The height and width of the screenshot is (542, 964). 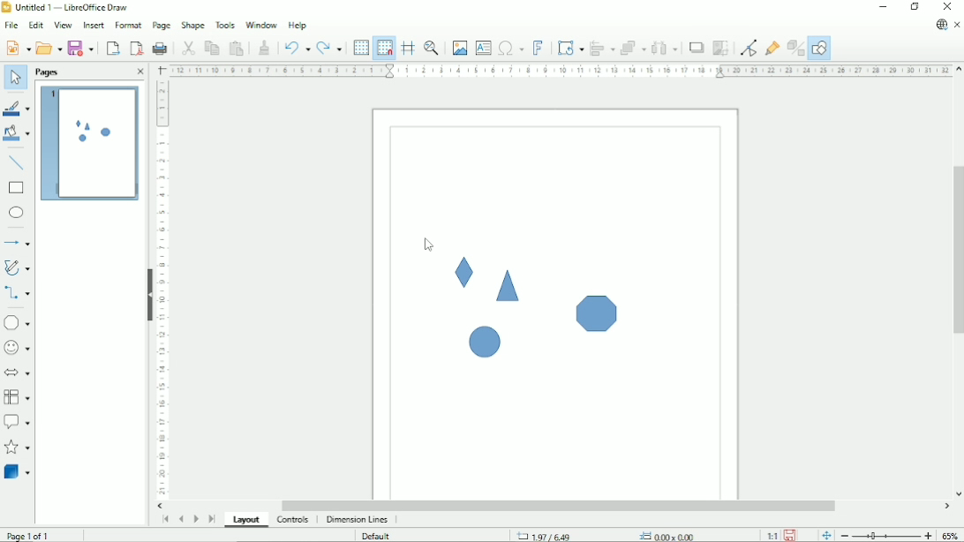 What do you see at coordinates (570, 48) in the screenshot?
I see `Transformation` at bounding box center [570, 48].